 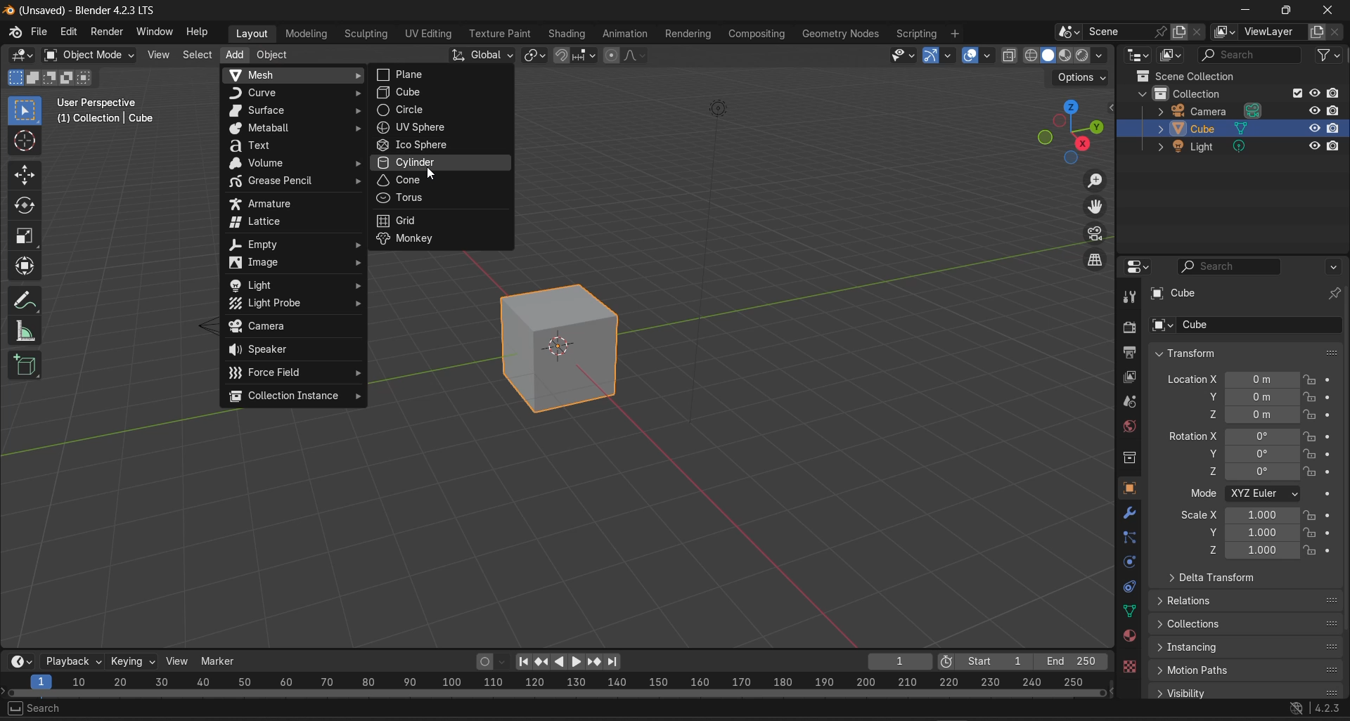 I want to click on add workspace, so click(x=956, y=32).